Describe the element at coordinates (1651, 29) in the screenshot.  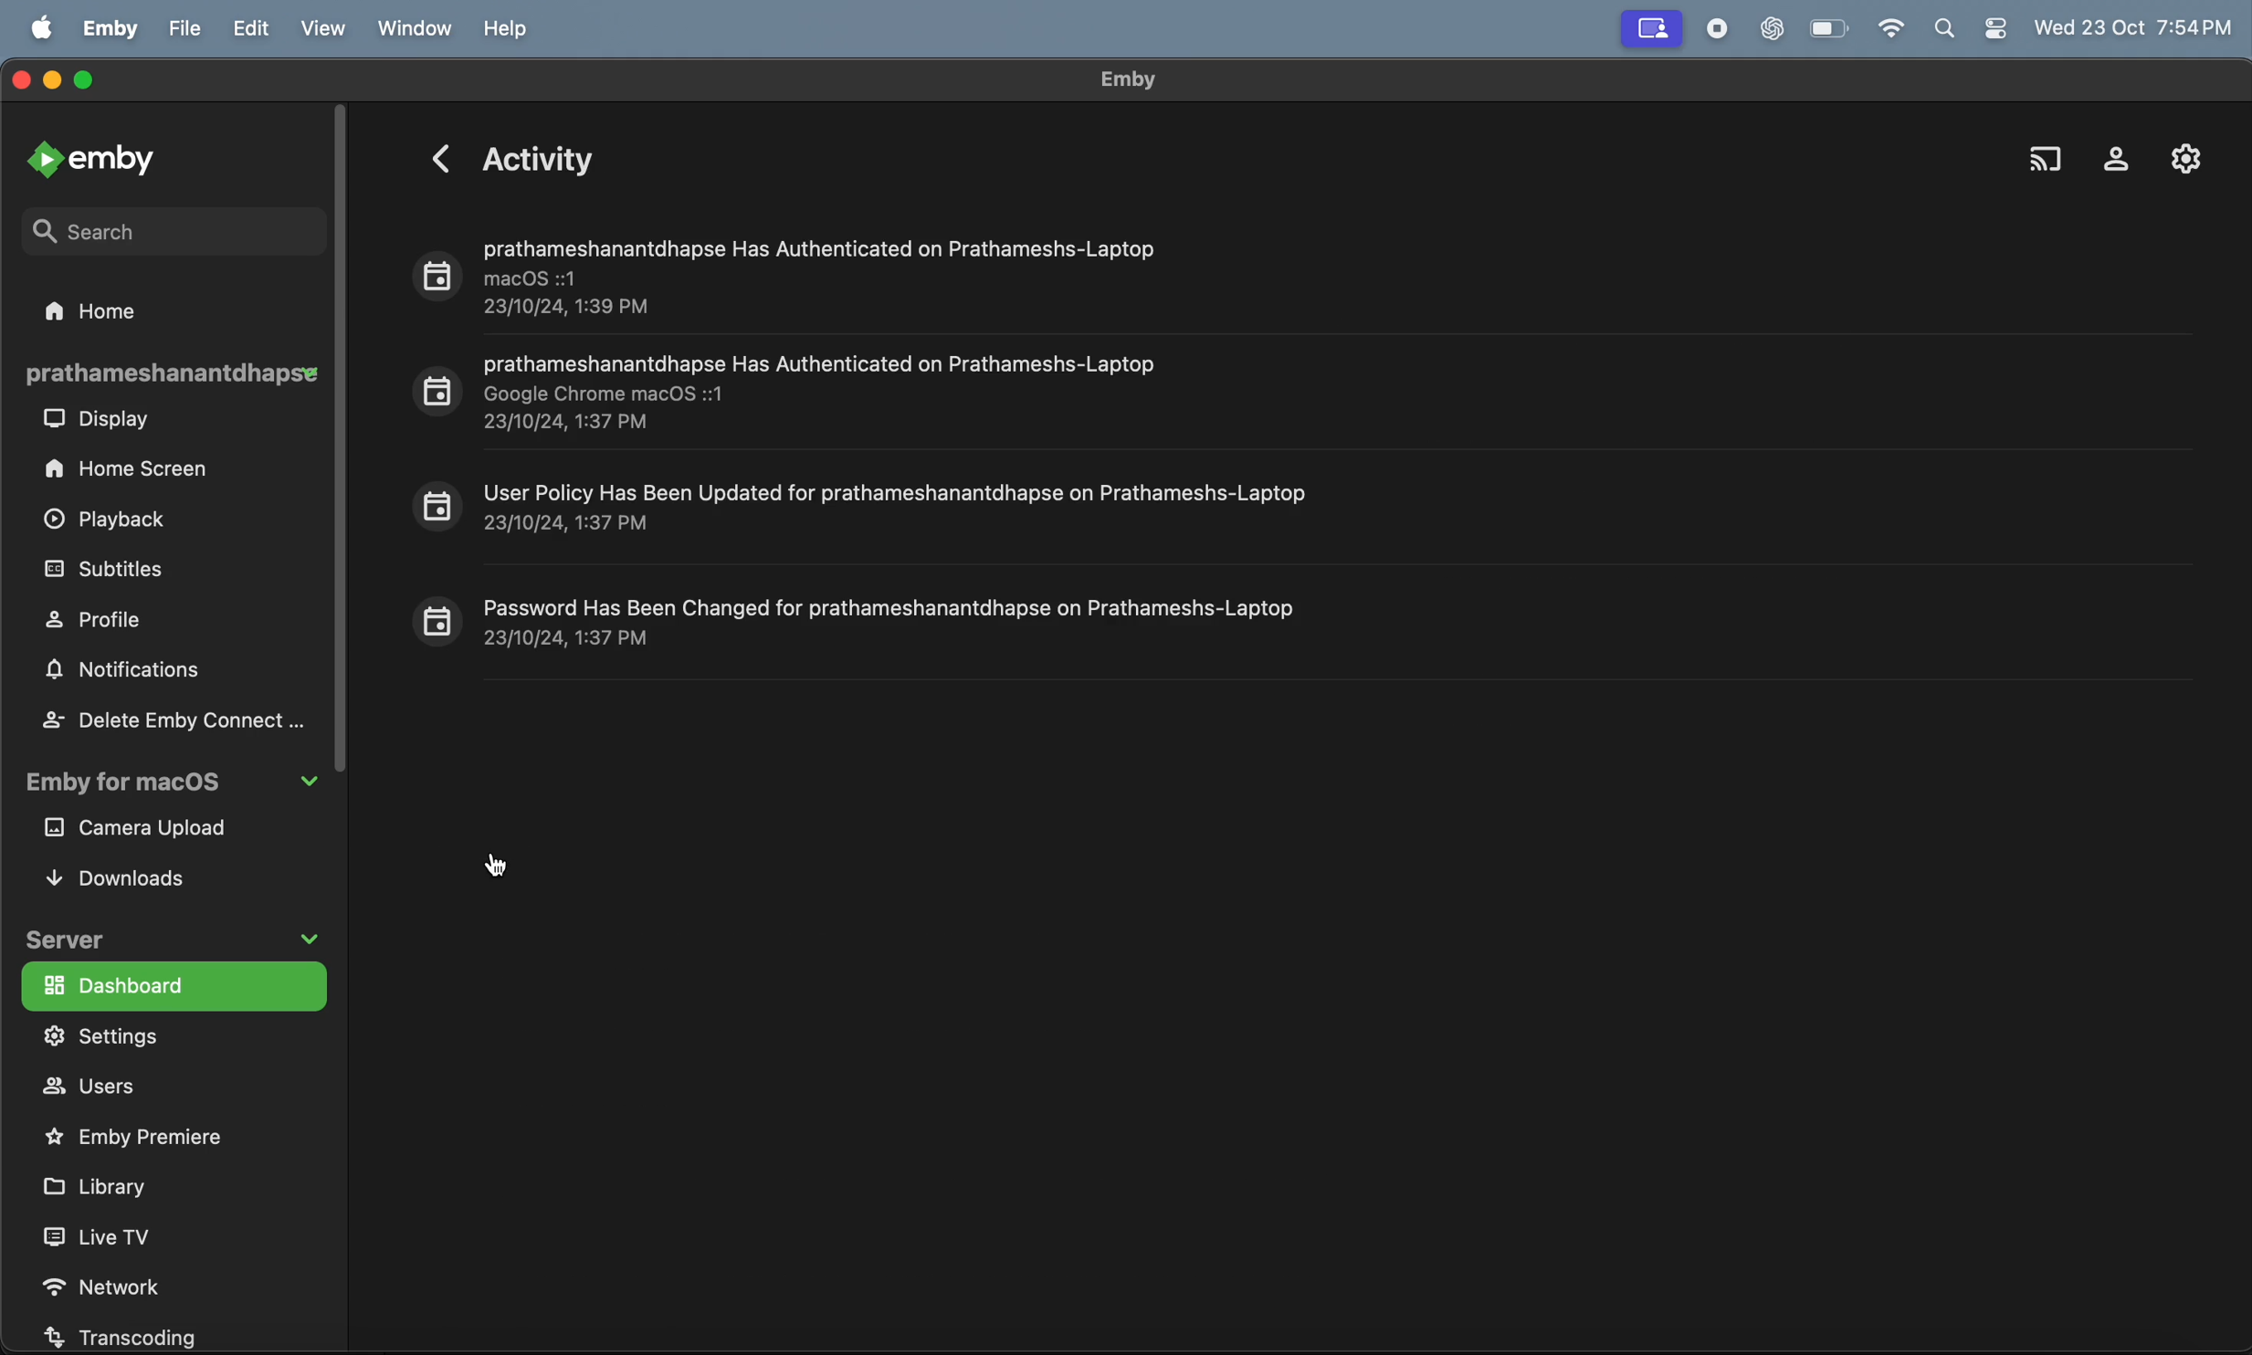
I see `mirror` at that location.